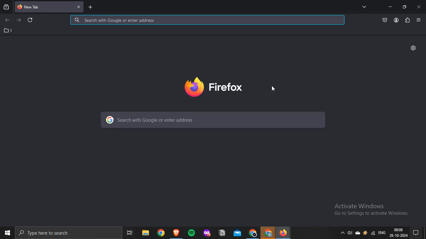  Describe the element at coordinates (419, 7) in the screenshot. I see `close` at that location.